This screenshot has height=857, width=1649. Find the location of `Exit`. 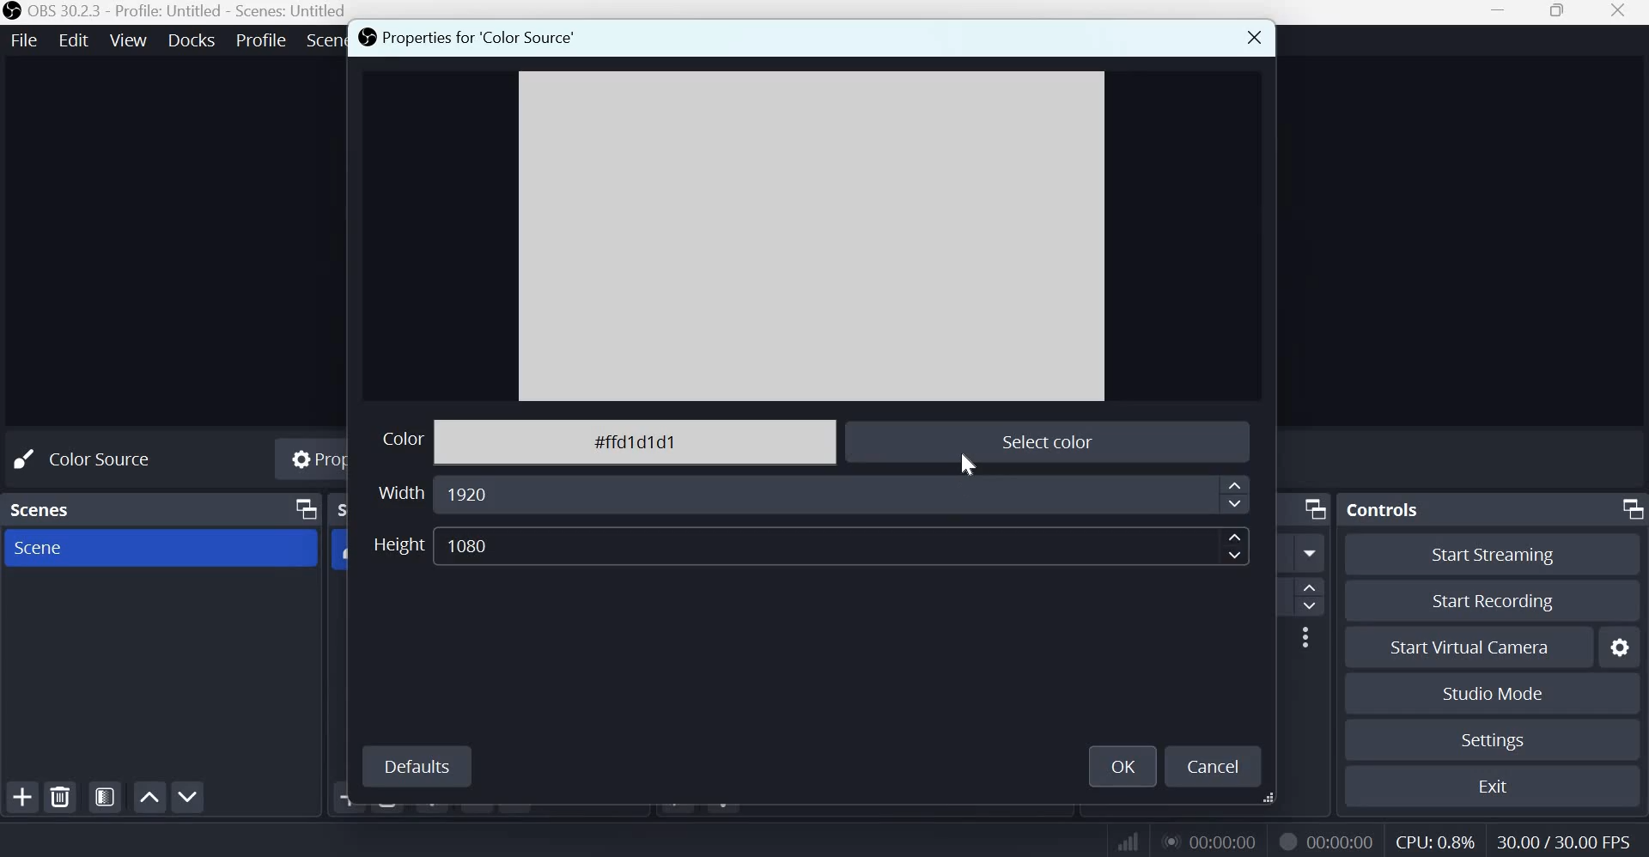

Exit is located at coordinates (1500, 786).